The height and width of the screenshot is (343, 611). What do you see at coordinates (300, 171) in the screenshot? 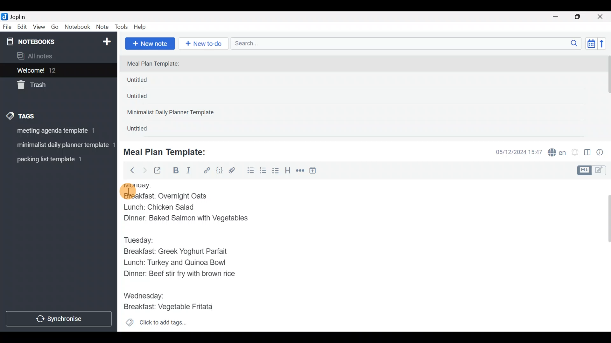
I see `Horizontal rule` at bounding box center [300, 171].